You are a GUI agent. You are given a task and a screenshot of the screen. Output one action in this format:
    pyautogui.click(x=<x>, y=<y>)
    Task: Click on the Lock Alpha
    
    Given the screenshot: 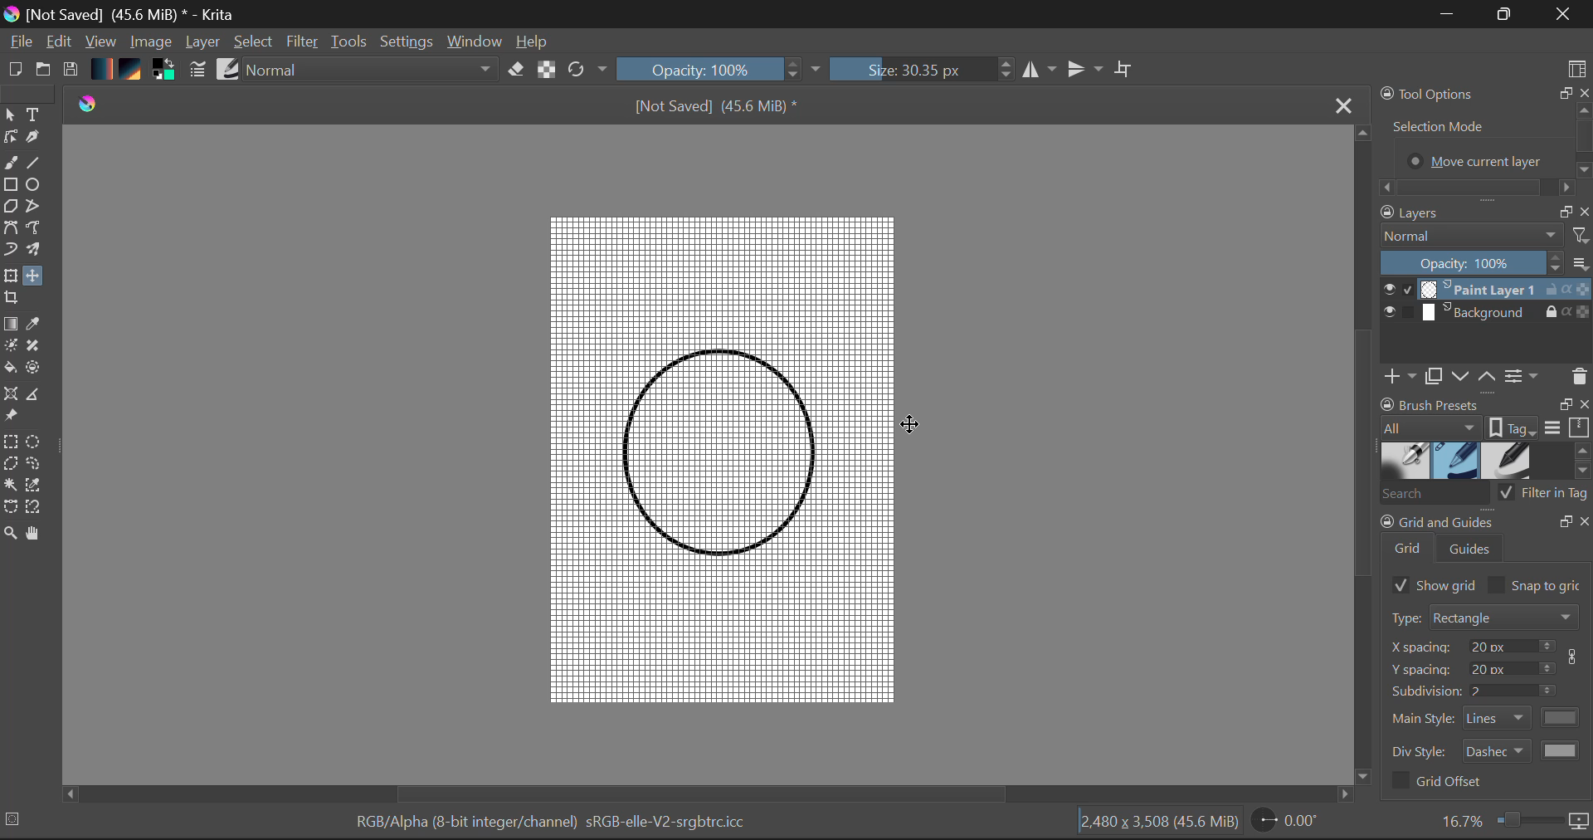 What is the action you would take?
    pyautogui.click(x=546, y=71)
    